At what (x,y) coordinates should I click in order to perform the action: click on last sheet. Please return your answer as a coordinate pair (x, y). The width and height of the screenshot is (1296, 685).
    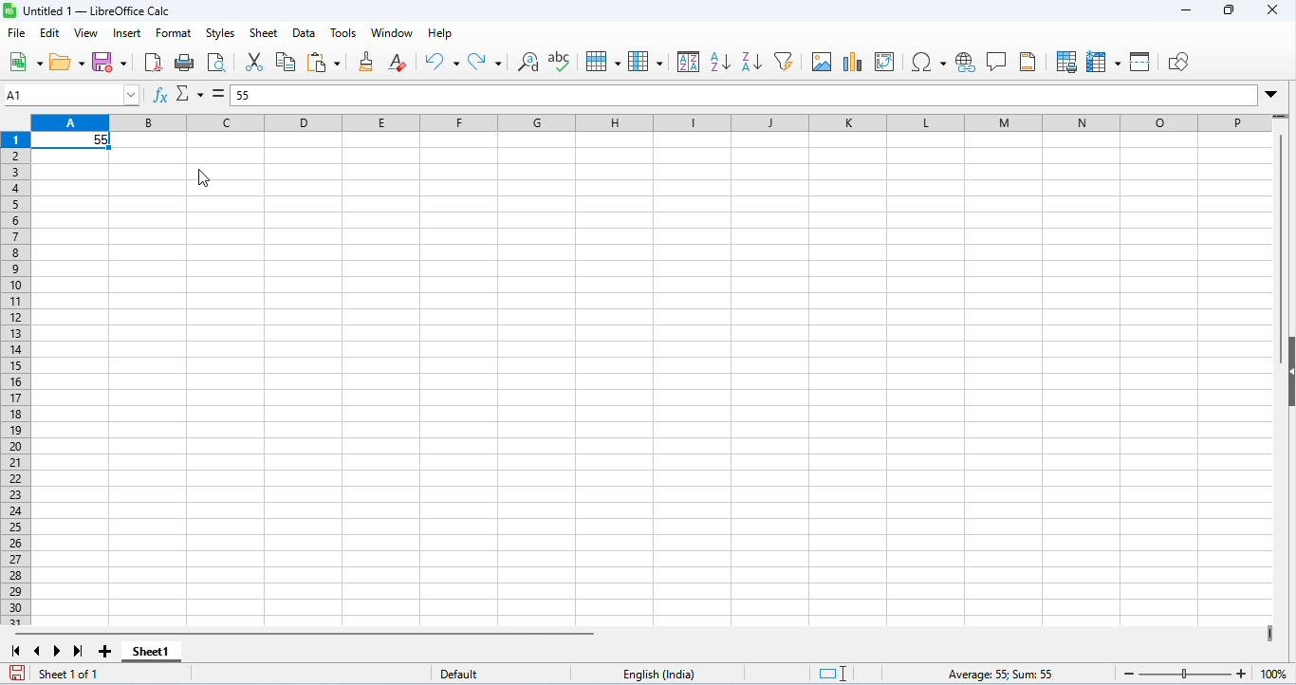
    Looking at the image, I should click on (77, 651).